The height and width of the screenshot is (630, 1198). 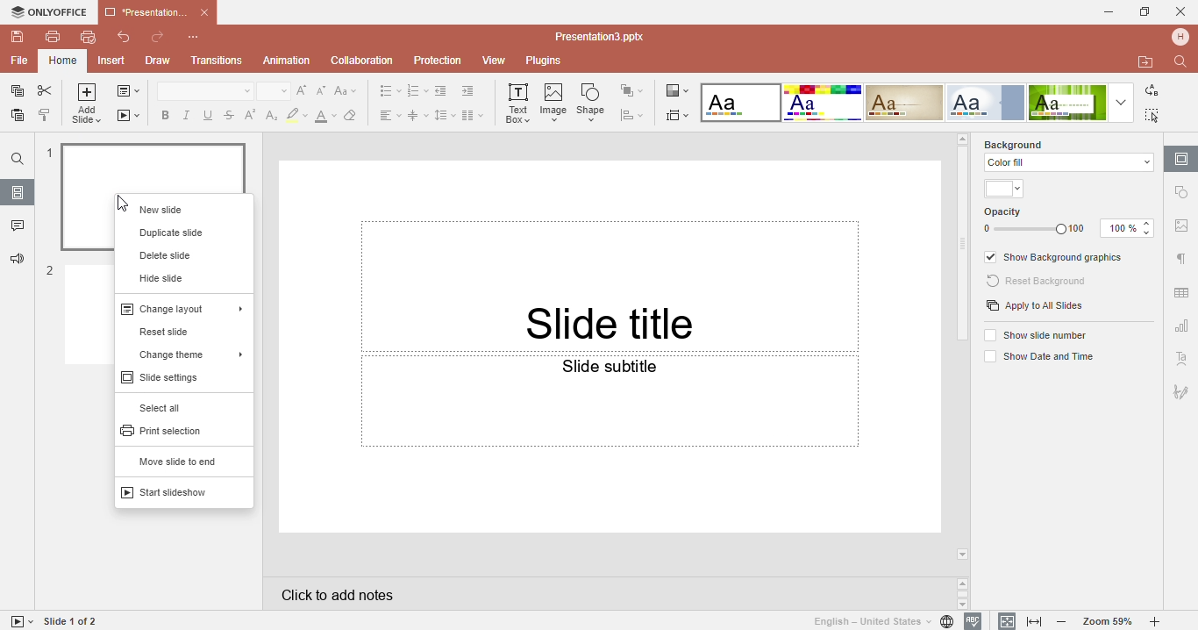 I want to click on Zoom out, so click(x=1066, y=623).